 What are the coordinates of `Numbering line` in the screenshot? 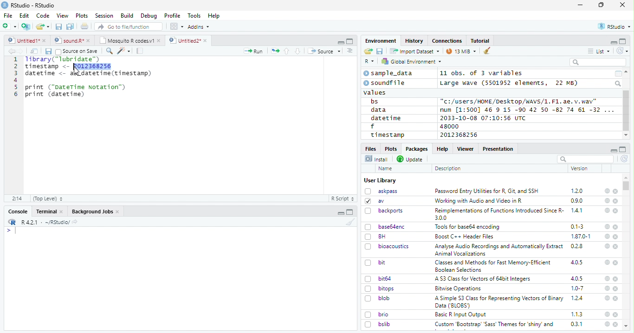 It's located at (15, 77).